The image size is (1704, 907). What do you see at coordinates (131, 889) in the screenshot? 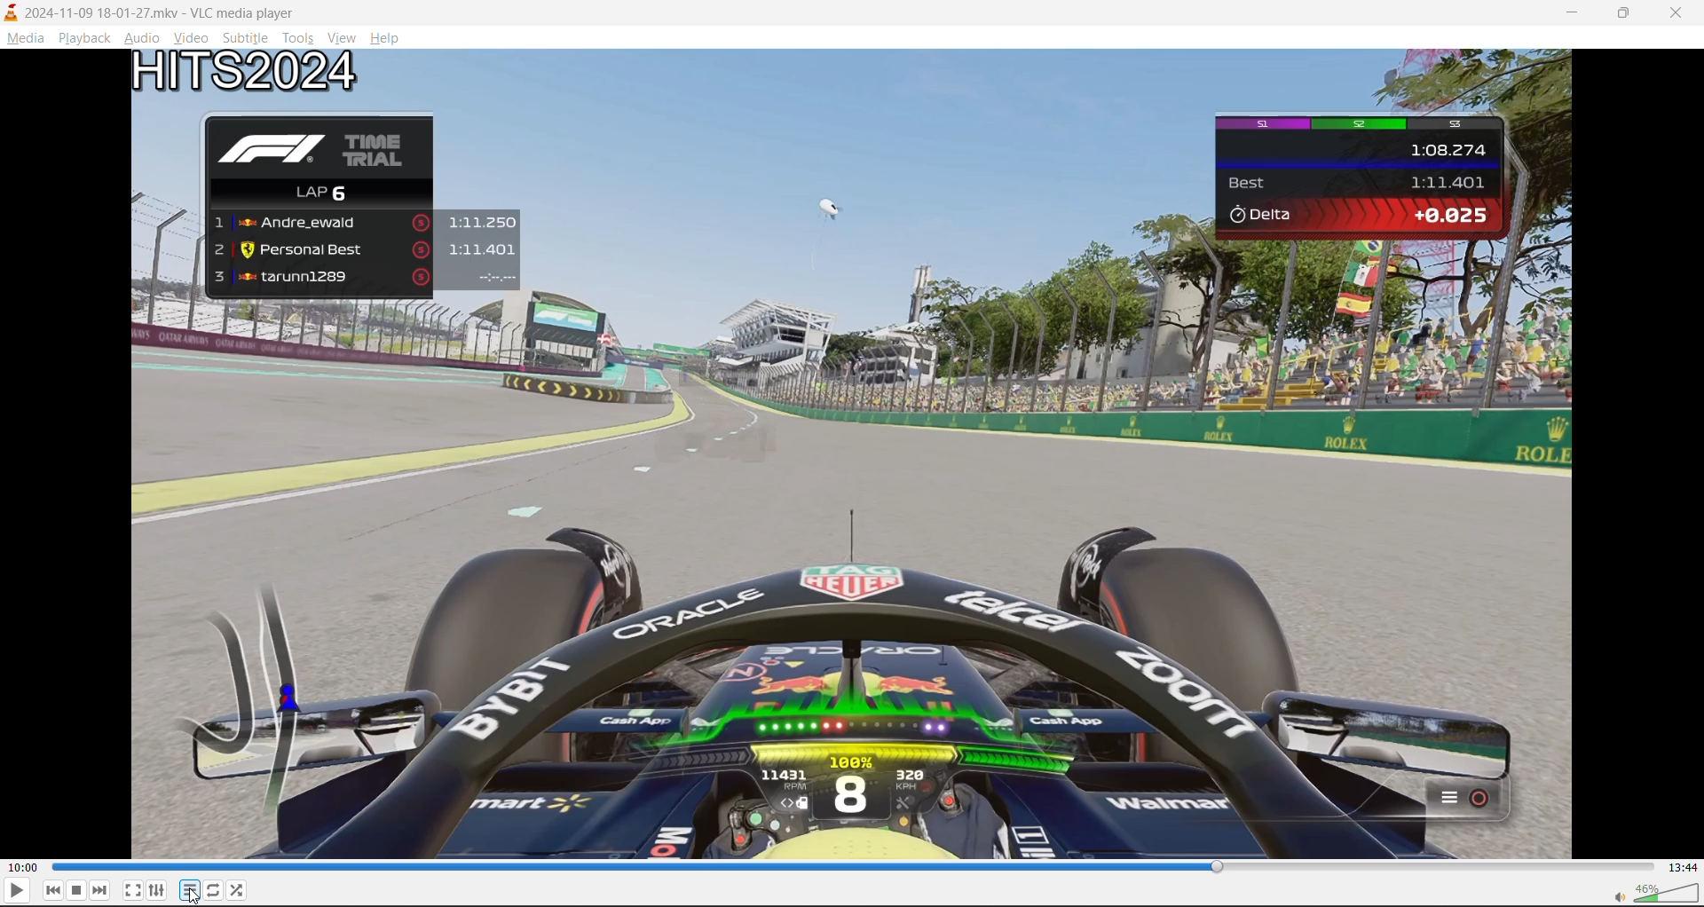
I see `fullscreen` at bounding box center [131, 889].